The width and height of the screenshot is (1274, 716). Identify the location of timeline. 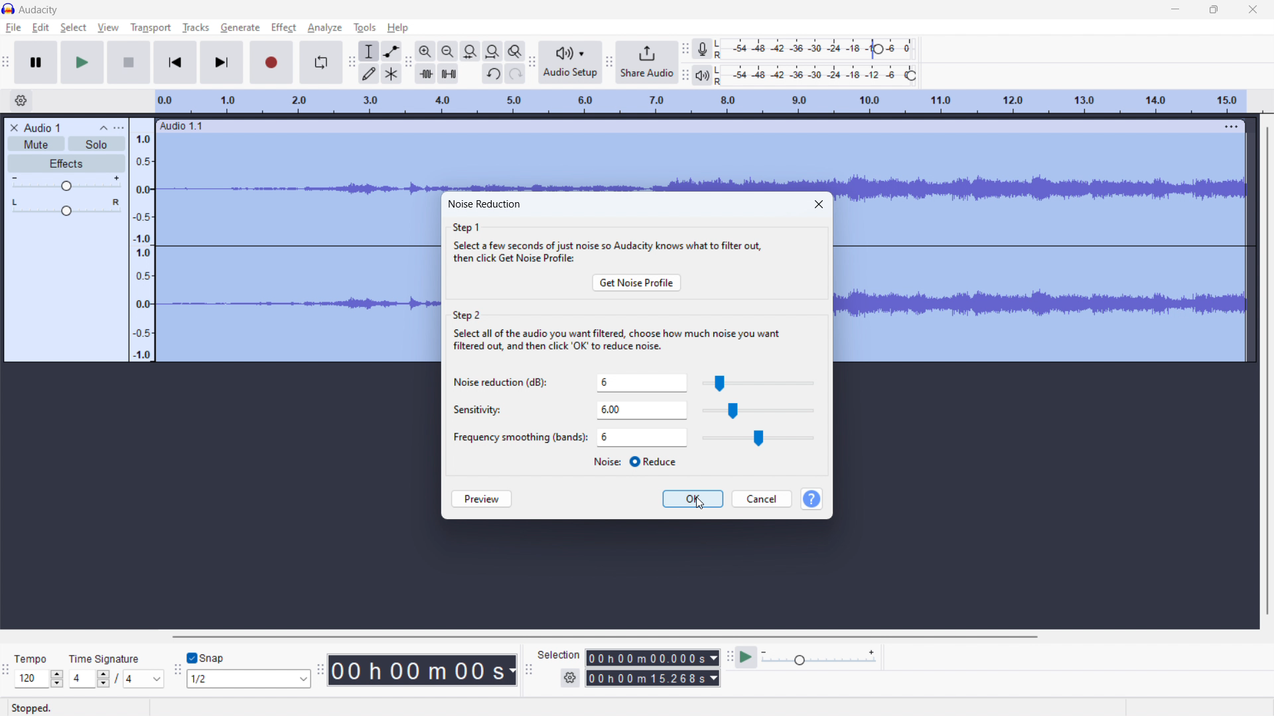
(701, 102).